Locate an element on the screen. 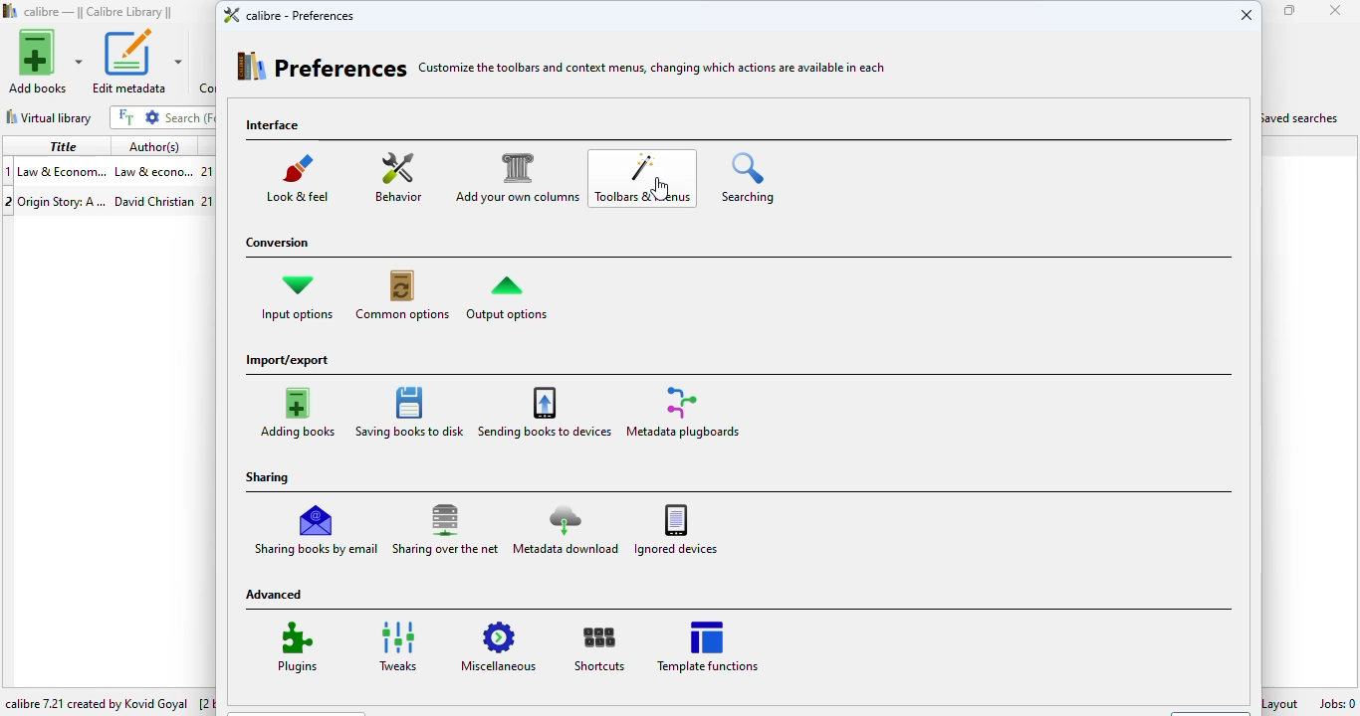 This screenshot has height=716, width=1360. template functions is located at coordinates (707, 645).